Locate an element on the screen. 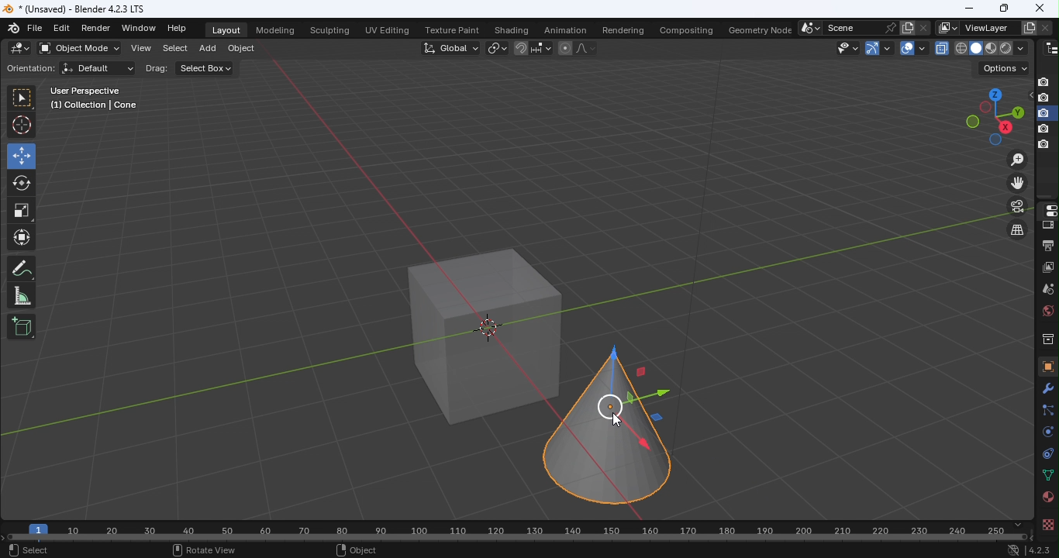  Measurement is located at coordinates (22, 297).